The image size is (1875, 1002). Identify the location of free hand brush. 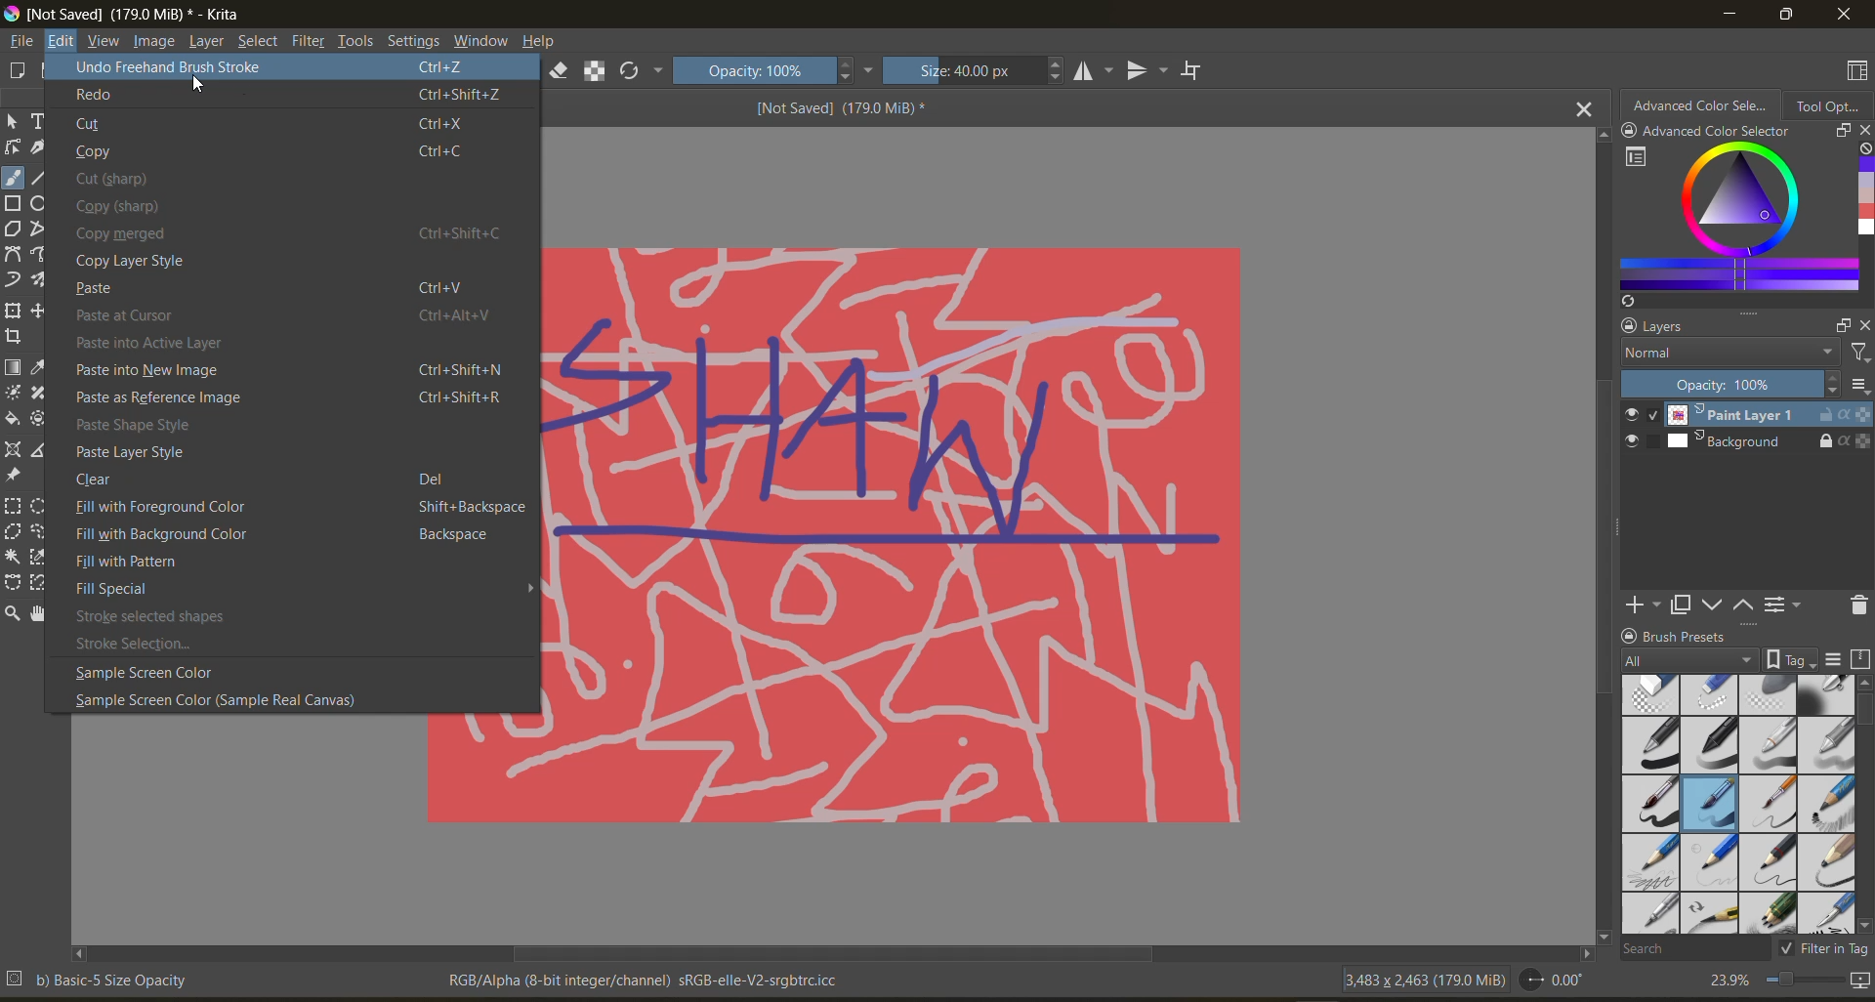
(14, 178).